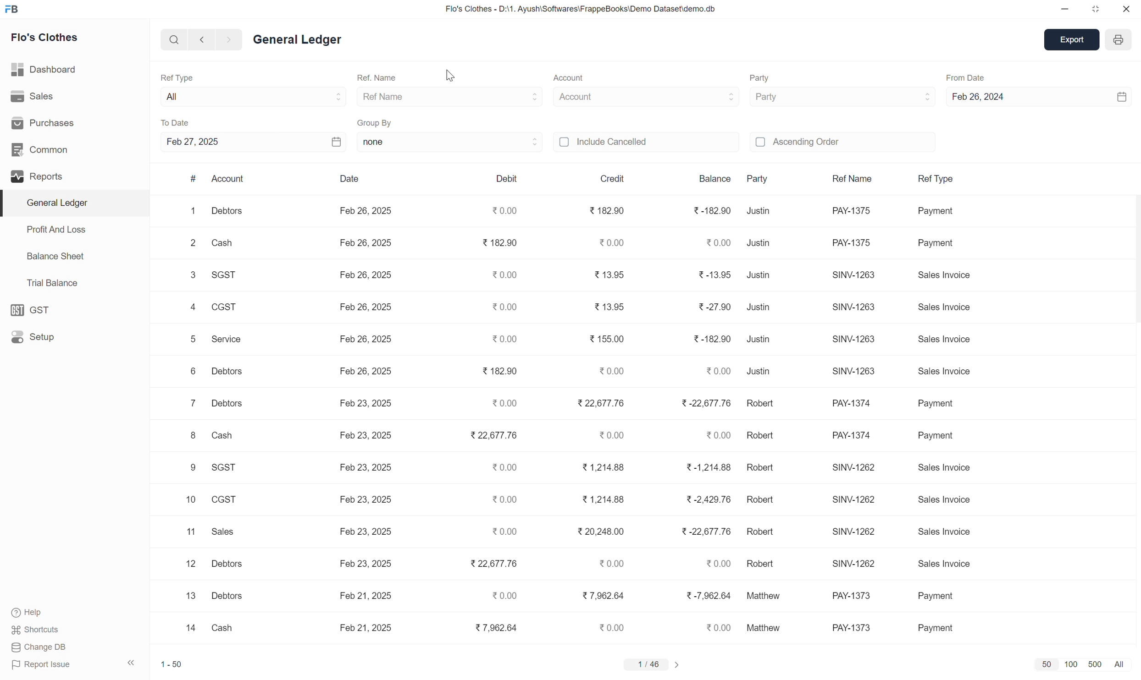 Image resolution: width=1141 pixels, height=680 pixels. I want to click on 500, so click(1093, 665).